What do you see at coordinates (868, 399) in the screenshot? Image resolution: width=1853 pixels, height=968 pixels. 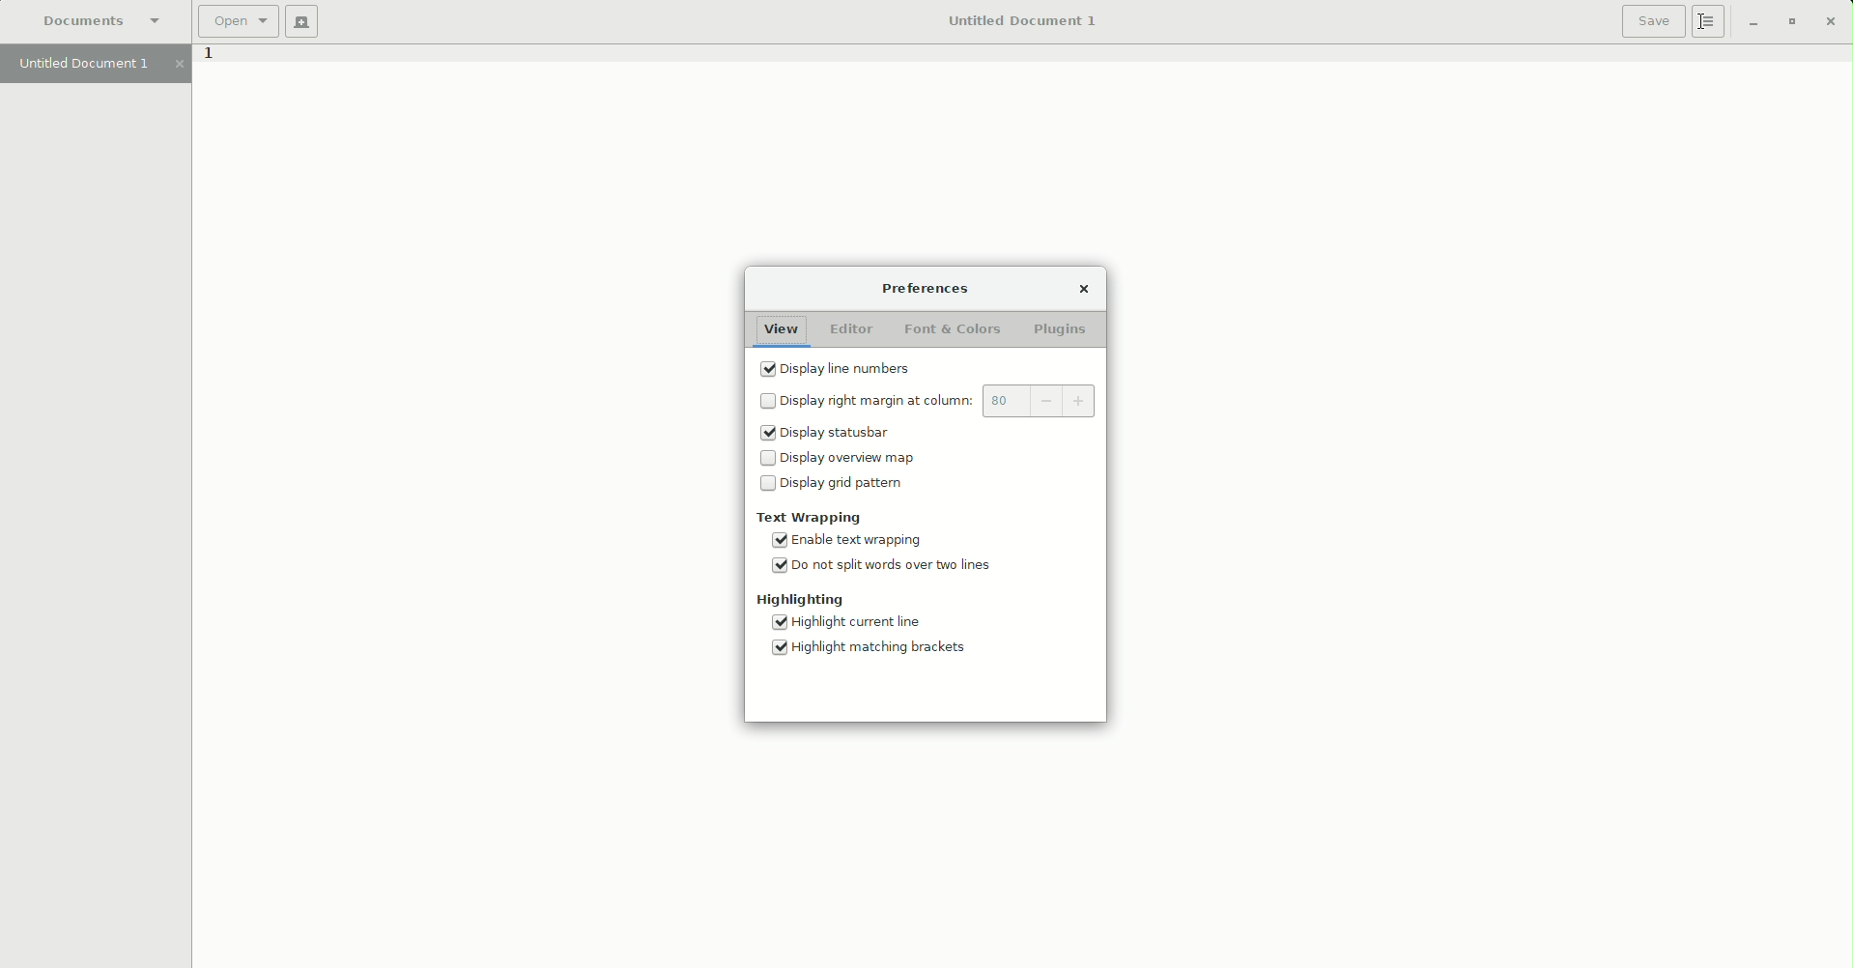 I see `Display right margin at column` at bounding box center [868, 399].